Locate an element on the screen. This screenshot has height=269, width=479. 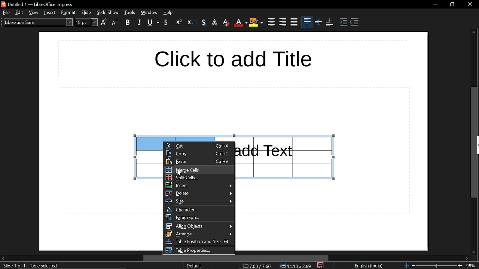
underline is located at coordinates (153, 23).